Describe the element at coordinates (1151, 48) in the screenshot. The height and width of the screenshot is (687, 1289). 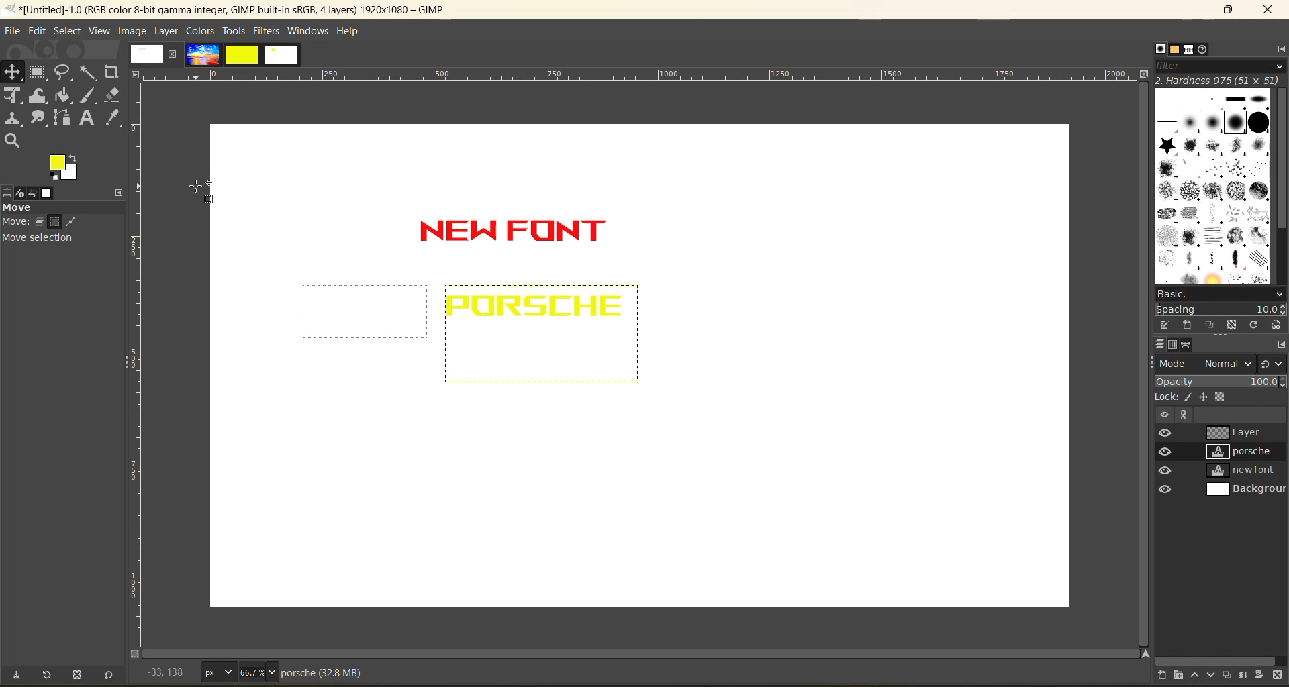
I see `brushes` at that location.